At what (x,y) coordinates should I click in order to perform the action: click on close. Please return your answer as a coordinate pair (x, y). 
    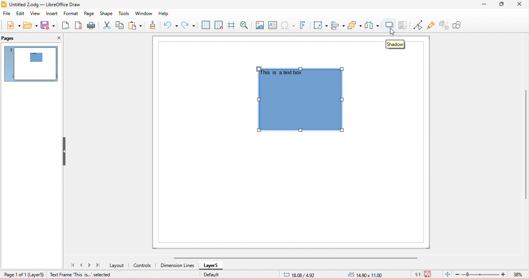
    Looking at the image, I should click on (55, 37).